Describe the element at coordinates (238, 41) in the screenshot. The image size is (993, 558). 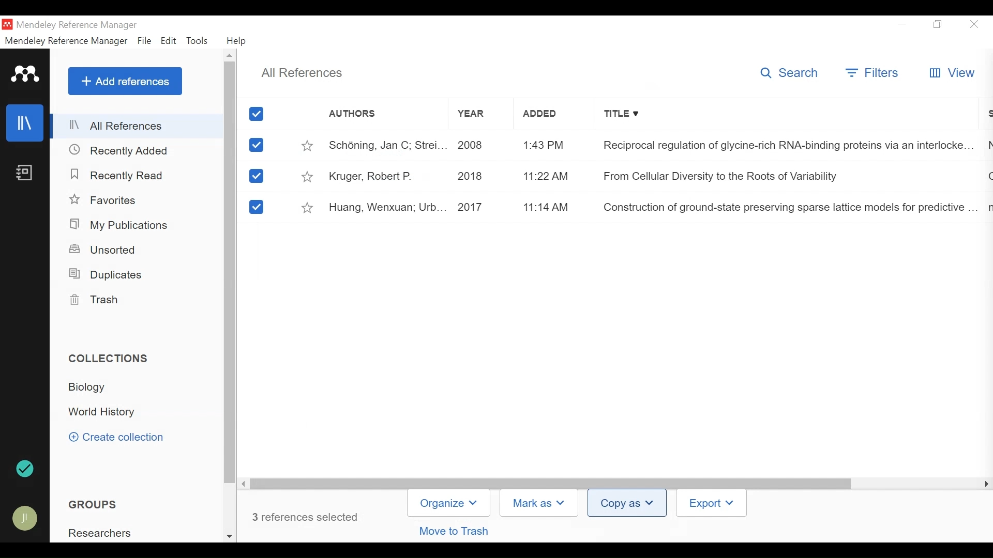
I see `Help` at that location.